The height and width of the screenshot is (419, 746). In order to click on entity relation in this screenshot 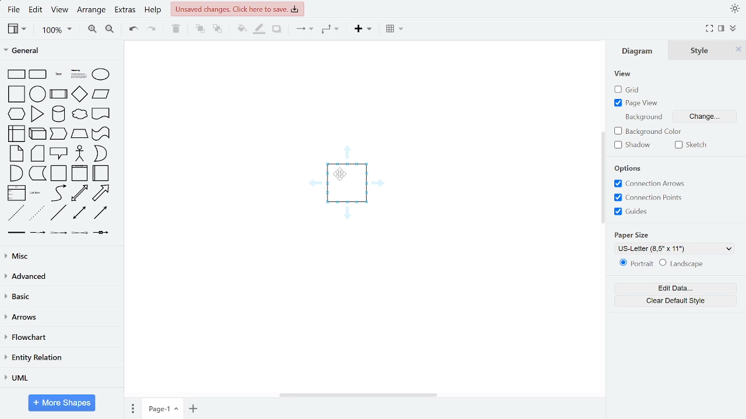, I will do `click(60, 357)`.